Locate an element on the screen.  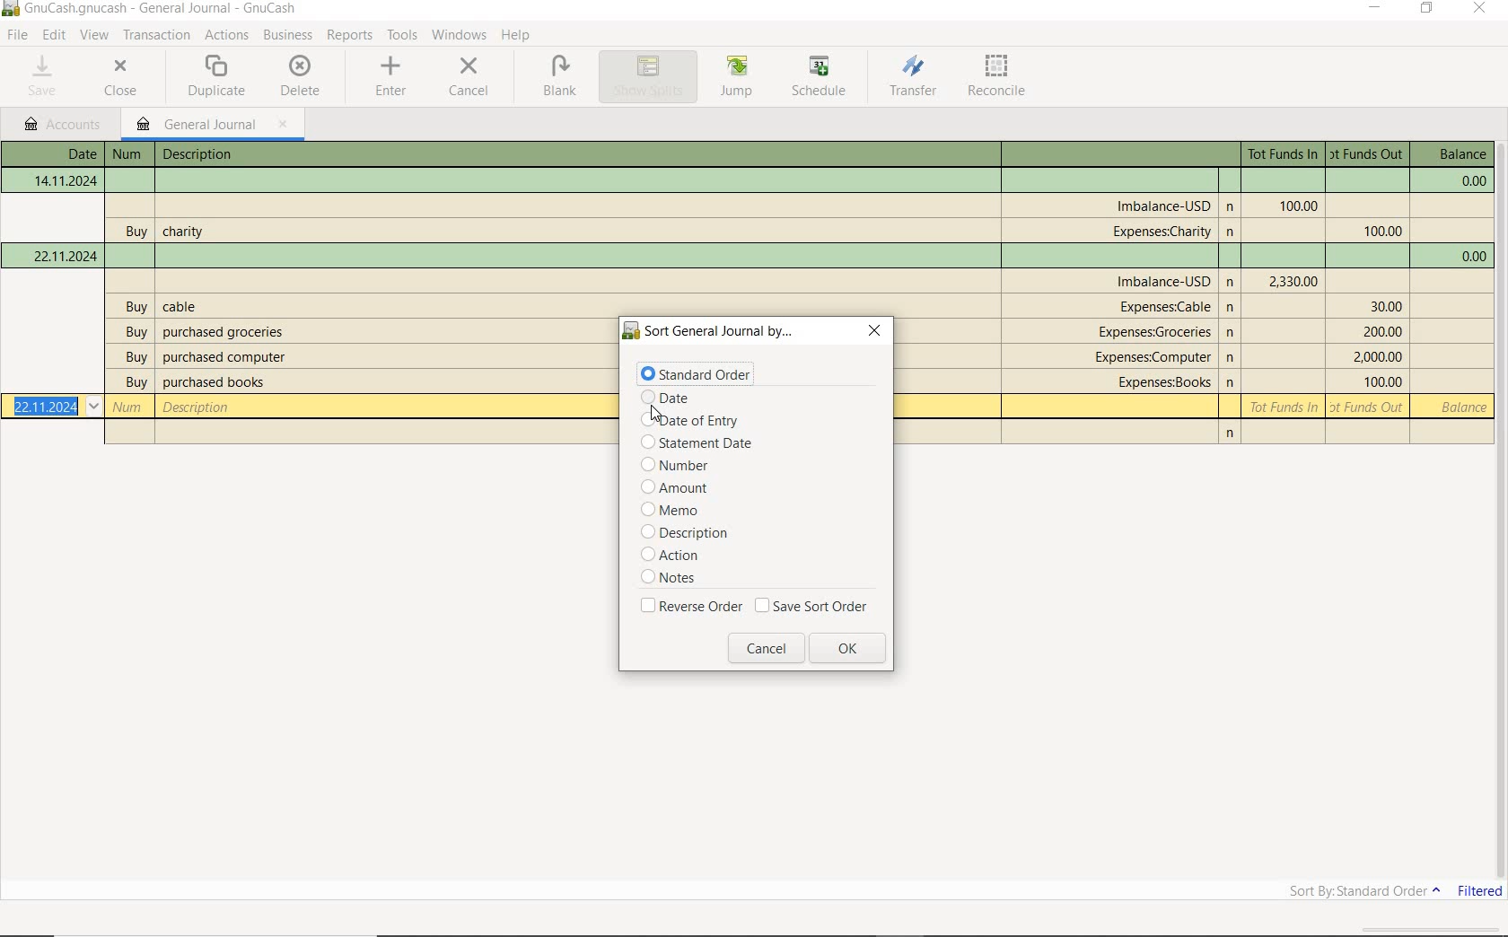
Tot Funds Out is located at coordinates (1377, 356).